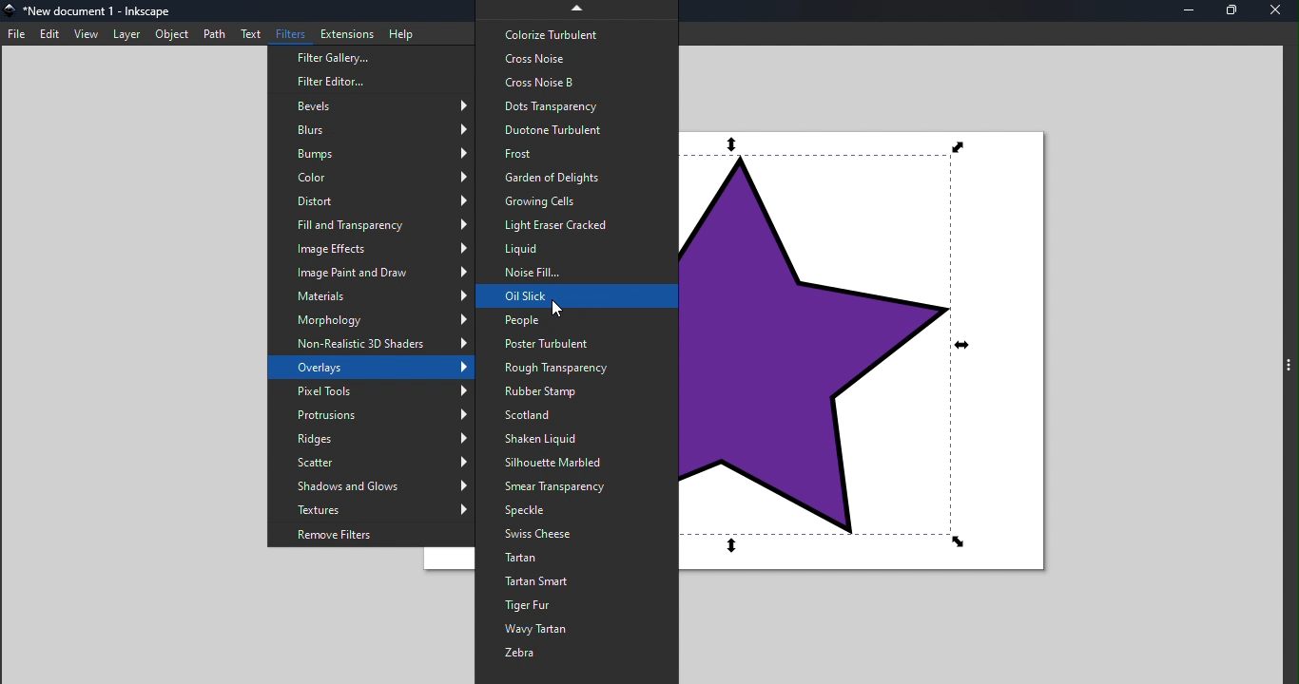  What do you see at coordinates (372, 297) in the screenshot?
I see `Materials` at bounding box center [372, 297].